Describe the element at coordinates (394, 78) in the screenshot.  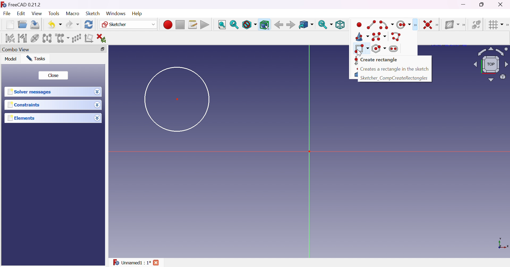
I see `text` at that location.